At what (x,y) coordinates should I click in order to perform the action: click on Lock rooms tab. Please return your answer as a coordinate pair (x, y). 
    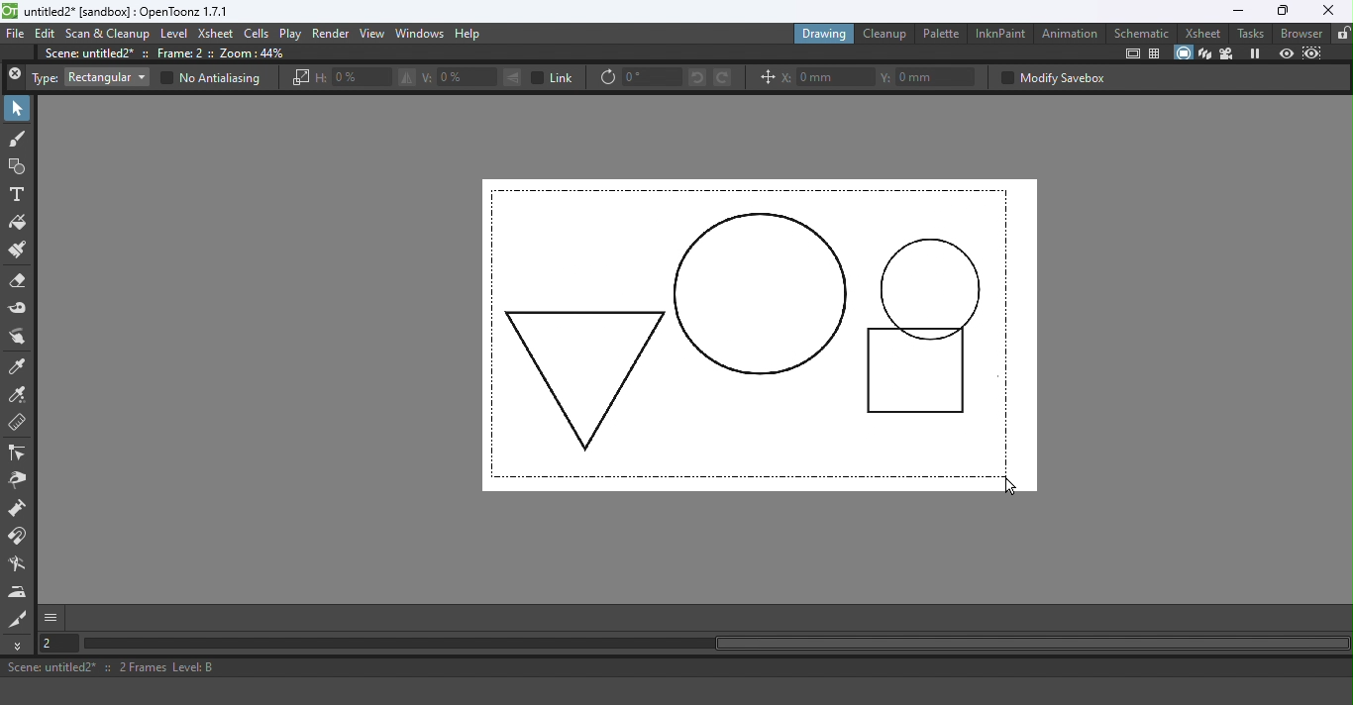
    Looking at the image, I should click on (1341, 34).